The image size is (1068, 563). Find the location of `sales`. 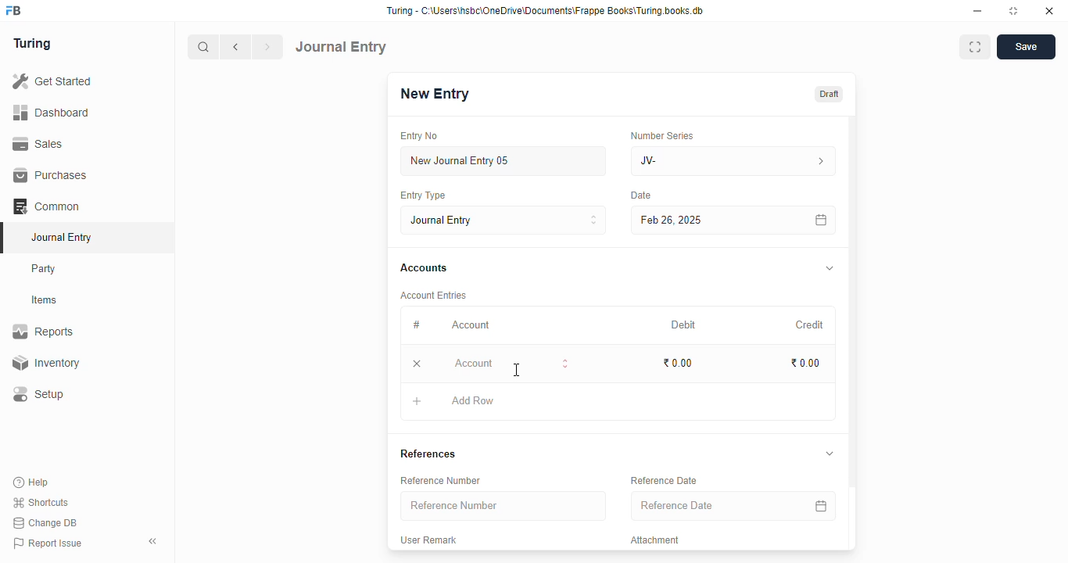

sales is located at coordinates (38, 143).